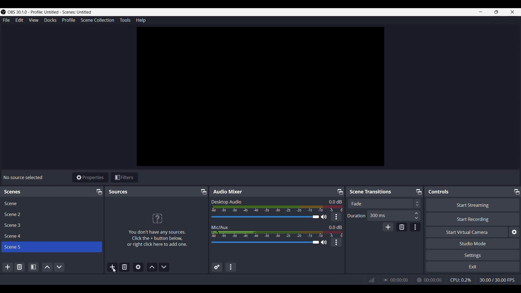 This screenshot has width=521, height=293. Describe the element at coordinates (50, 20) in the screenshot. I see `Docks` at that location.